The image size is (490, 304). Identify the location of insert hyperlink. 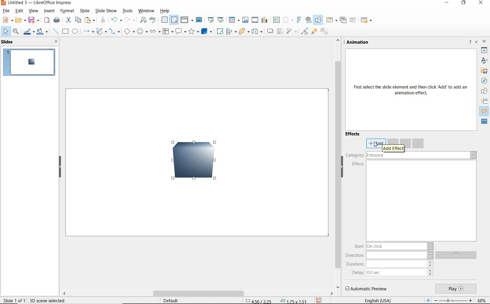
(308, 20).